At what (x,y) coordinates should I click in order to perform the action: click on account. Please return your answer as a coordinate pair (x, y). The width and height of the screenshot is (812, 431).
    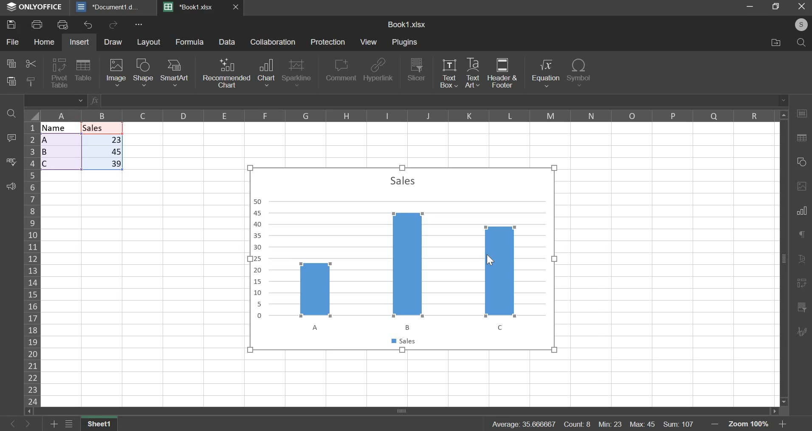
    Looking at the image, I should click on (799, 27).